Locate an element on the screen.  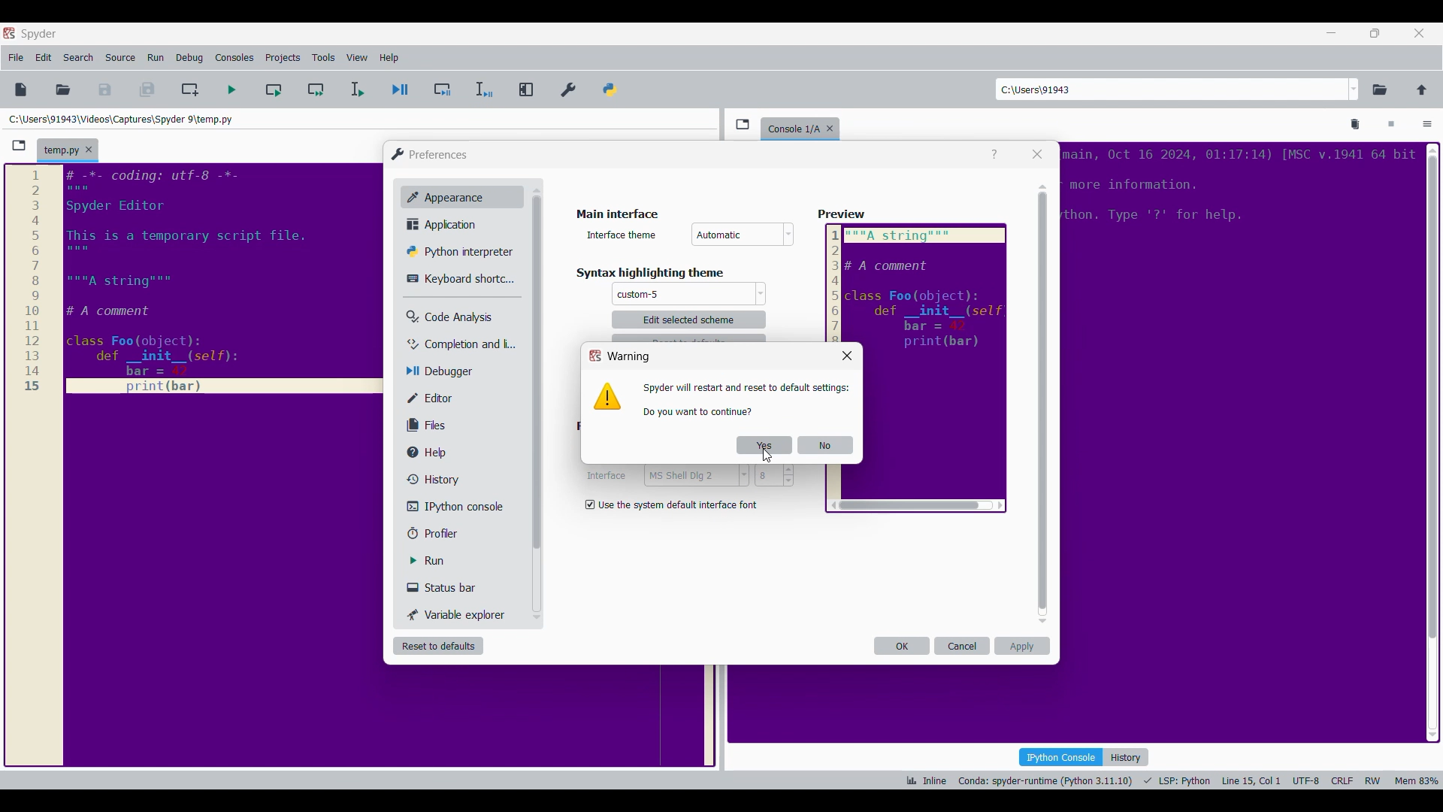
Run current cell and go to next one is located at coordinates (316, 89).